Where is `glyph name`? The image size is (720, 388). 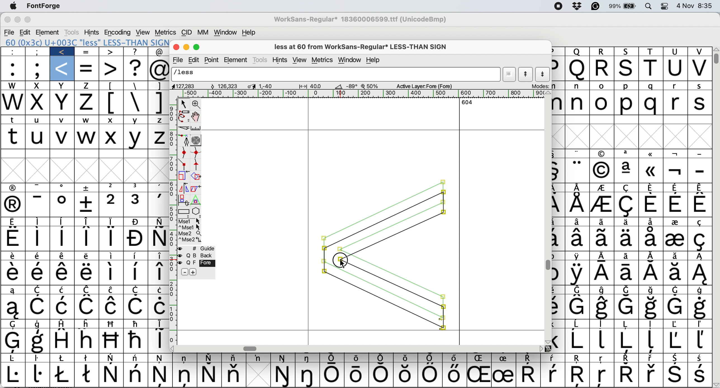 glyph name is located at coordinates (336, 74).